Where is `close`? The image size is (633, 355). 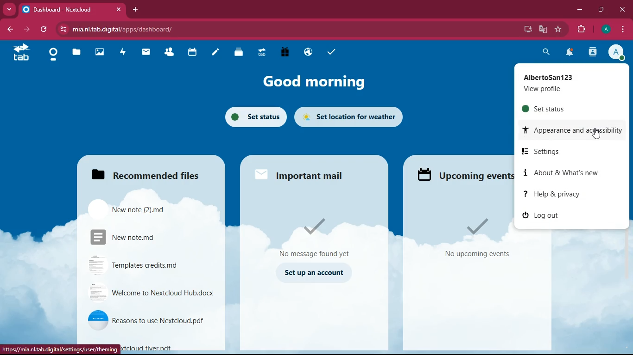
close is located at coordinates (622, 9).